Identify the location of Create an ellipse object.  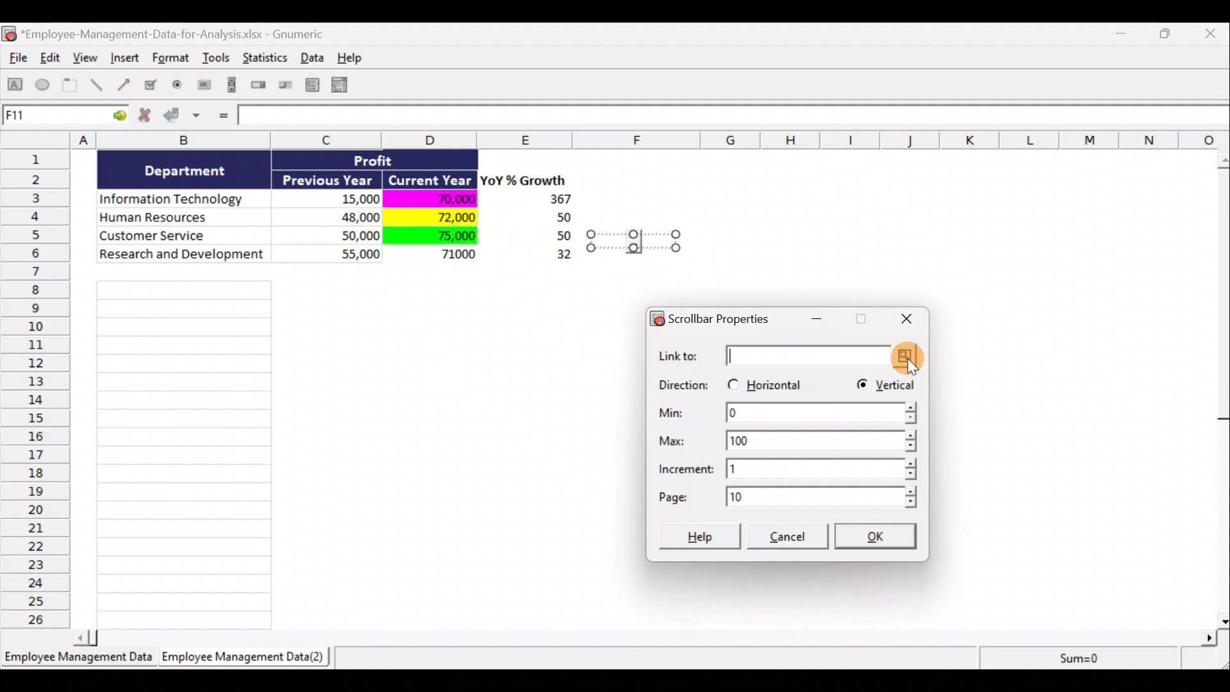
(43, 85).